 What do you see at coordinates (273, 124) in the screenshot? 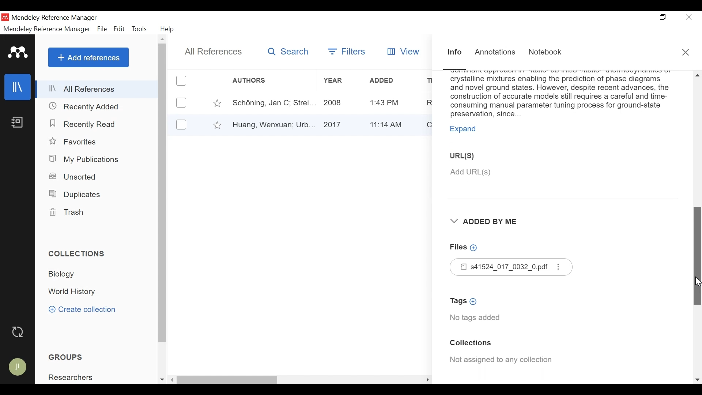
I see `Author` at bounding box center [273, 124].